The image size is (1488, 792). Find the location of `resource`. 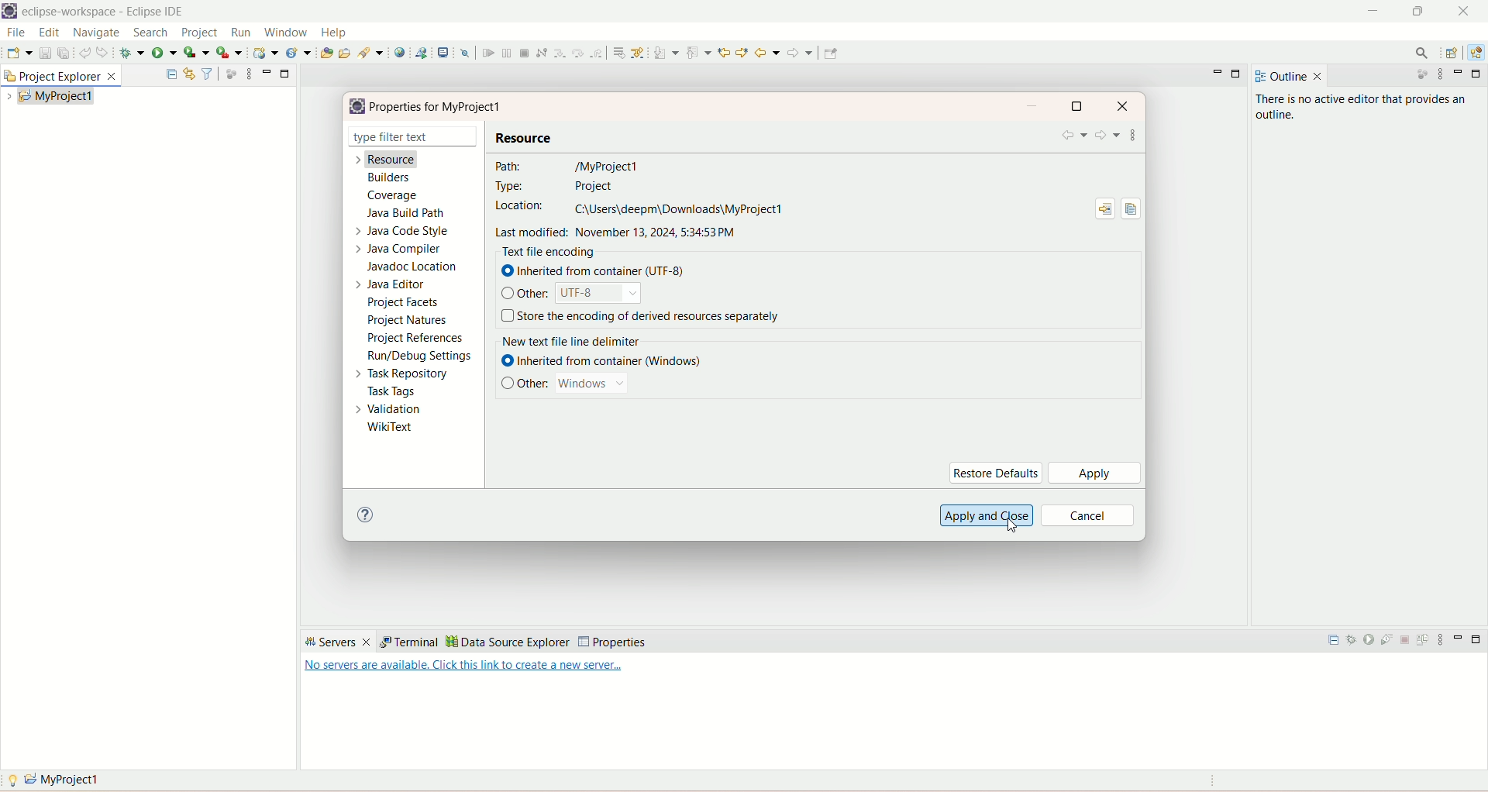

resource is located at coordinates (523, 136).